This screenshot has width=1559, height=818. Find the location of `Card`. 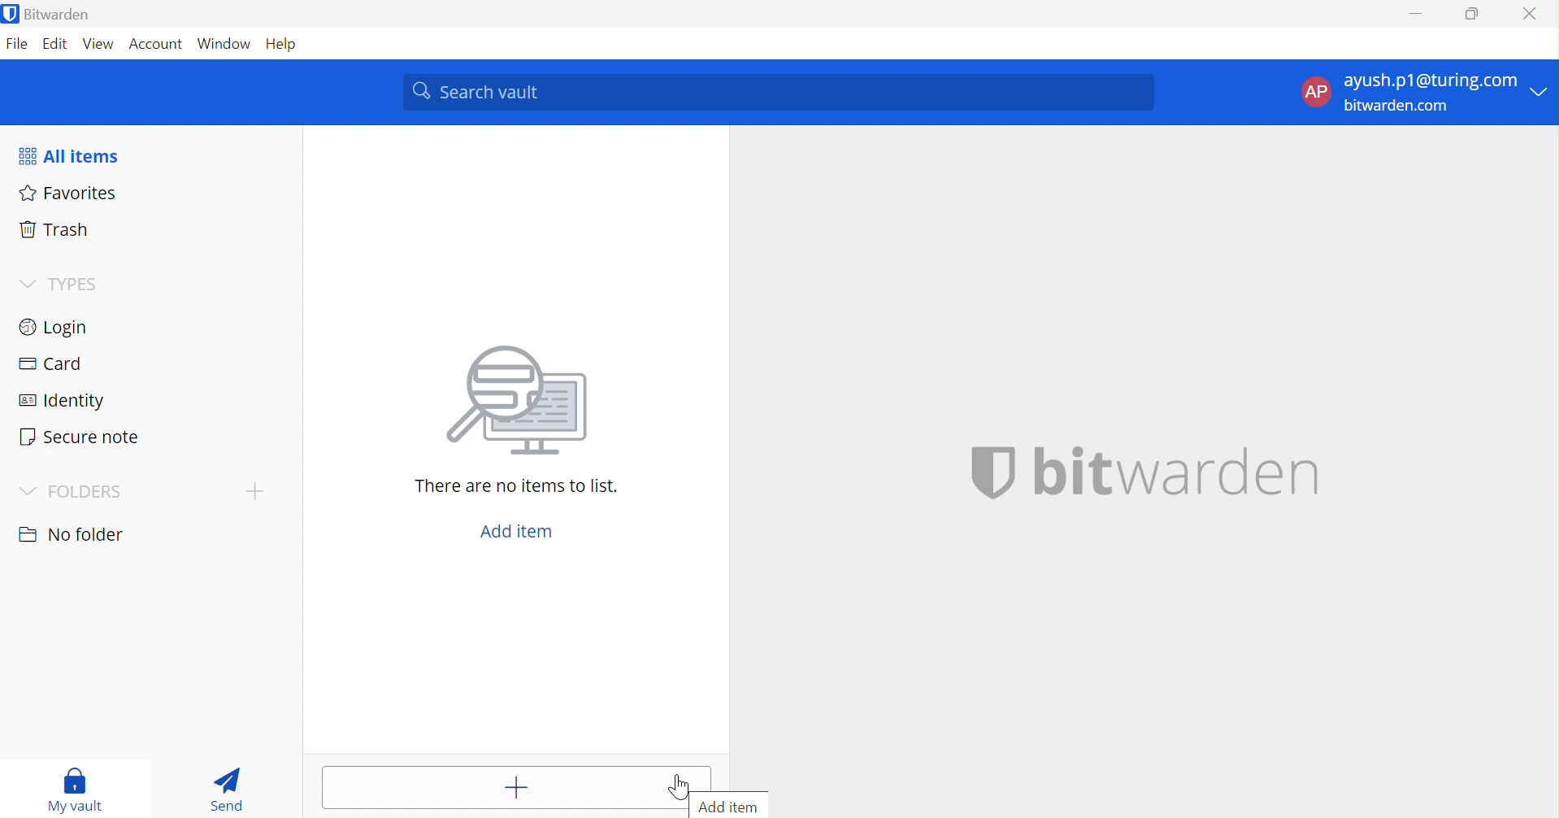

Card is located at coordinates (52, 363).